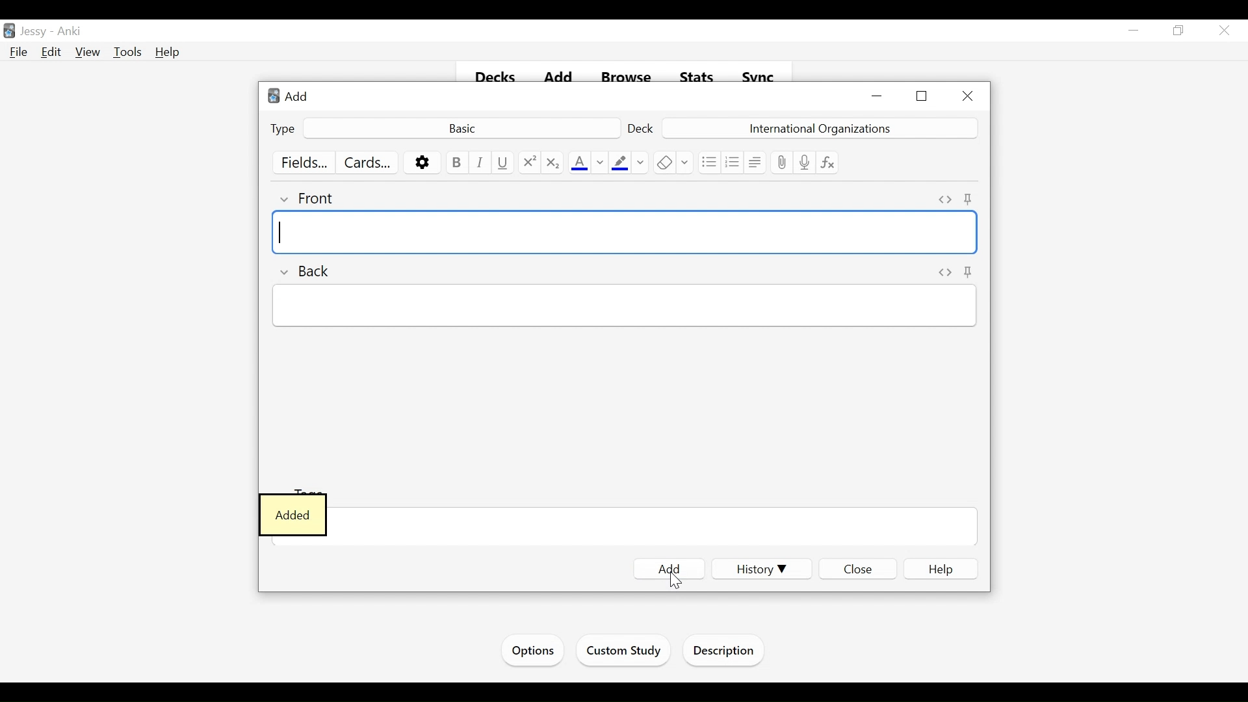  Describe the element at coordinates (71, 31) in the screenshot. I see `Anki` at that location.